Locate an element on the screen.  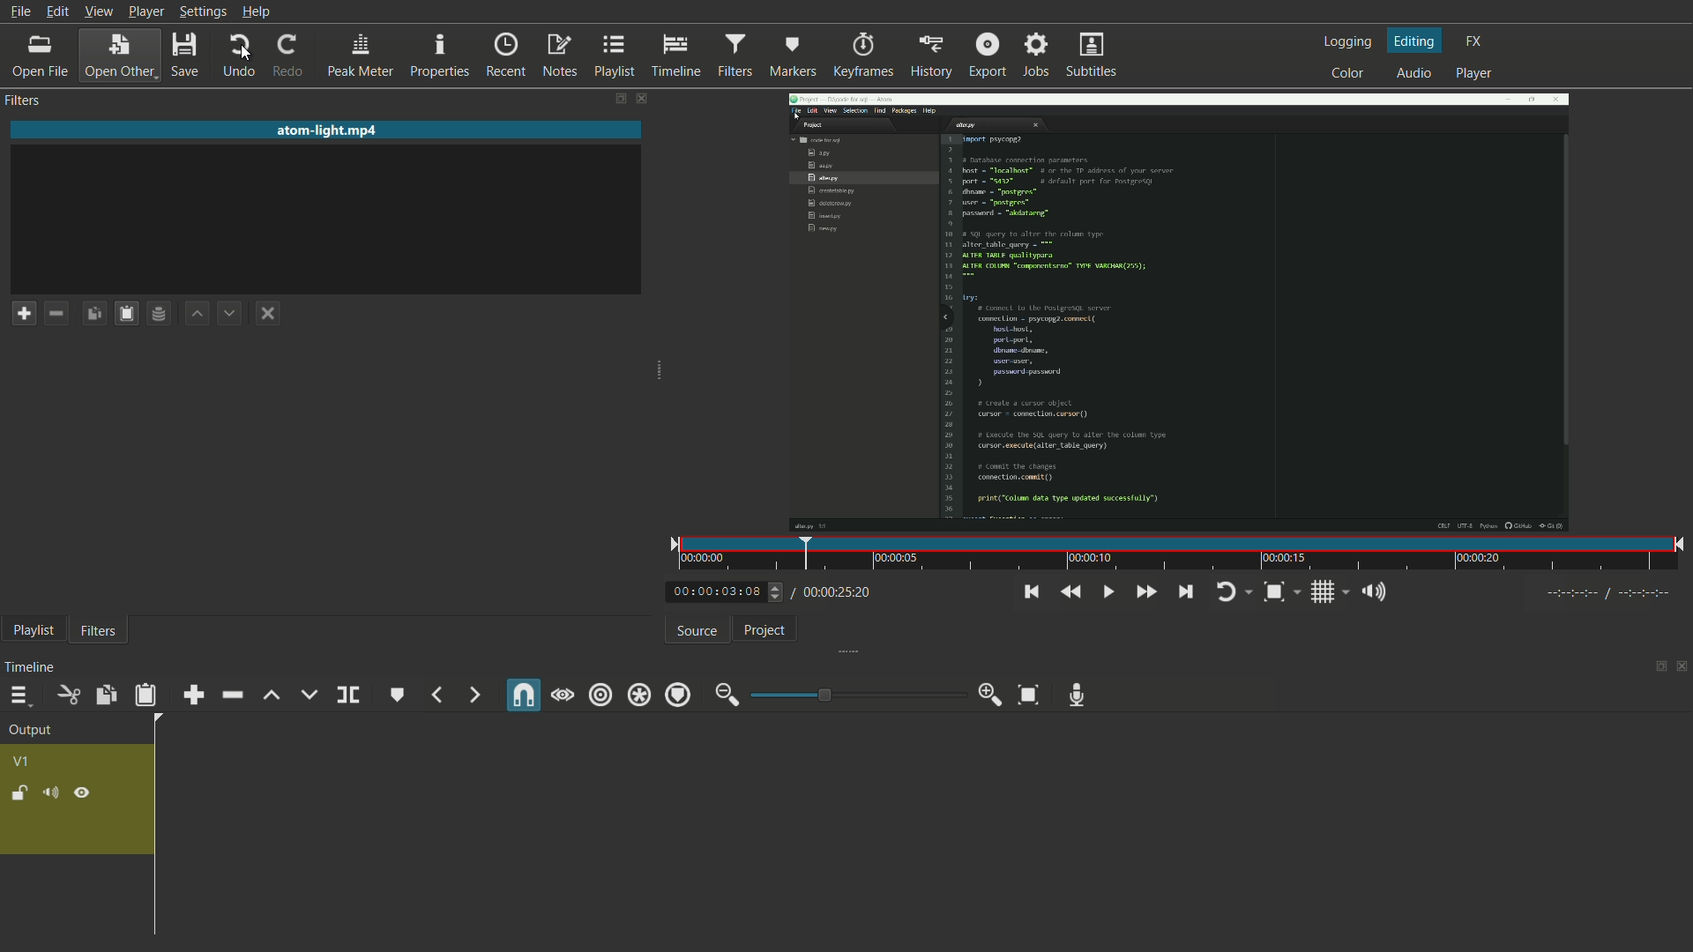
timeline is located at coordinates (29, 669).